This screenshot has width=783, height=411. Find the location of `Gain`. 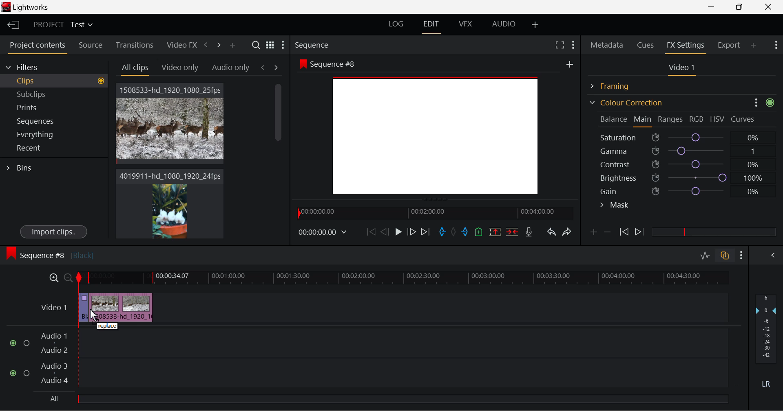

Gain is located at coordinates (690, 190).